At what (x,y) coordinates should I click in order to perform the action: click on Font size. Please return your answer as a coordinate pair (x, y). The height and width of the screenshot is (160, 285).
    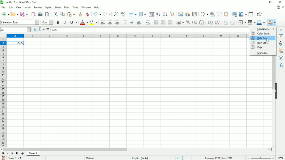
    Looking at the image, I should click on (47, 23).